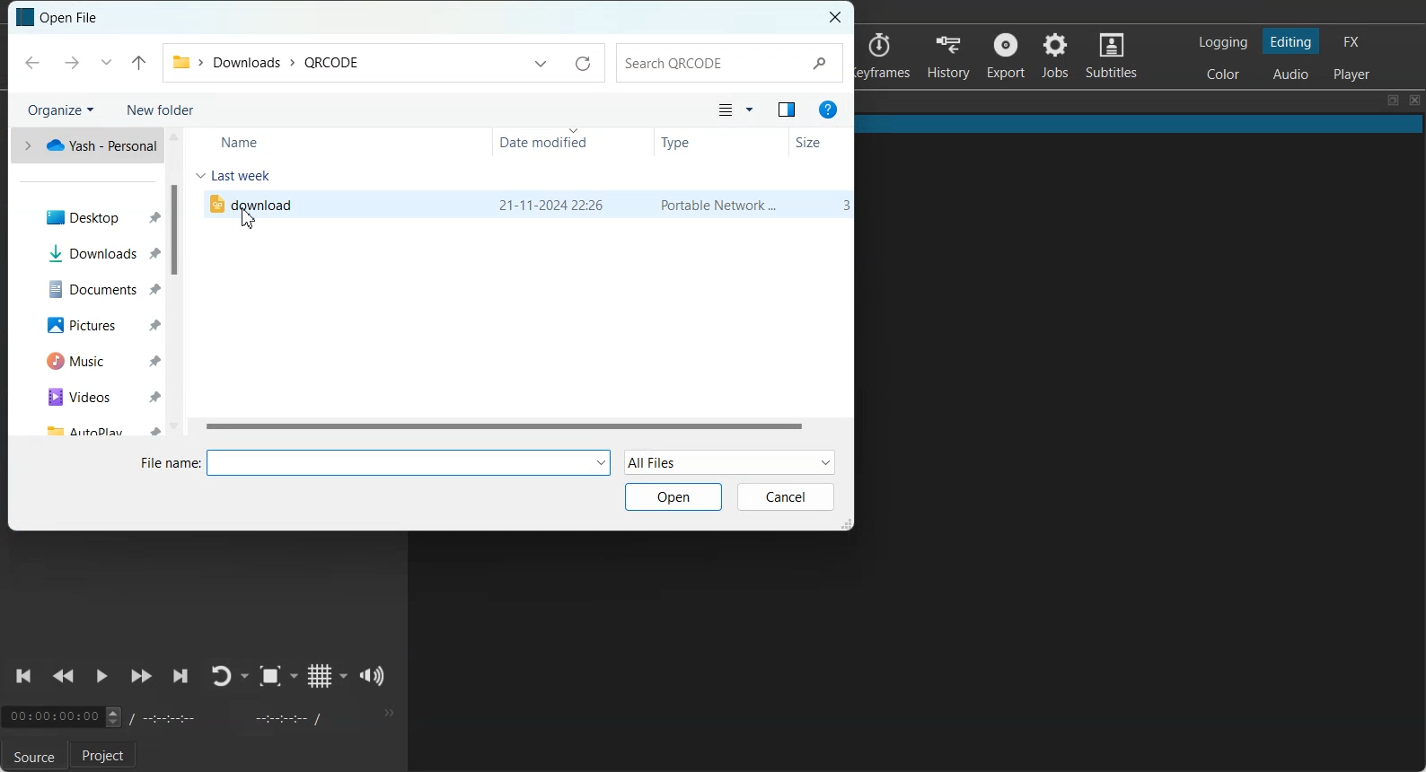 This screenshot has height=772, width=1426. What do you see at coordinates (251, 220) in the screenshot?
I see `cursor` at bounding box center [251, 220].